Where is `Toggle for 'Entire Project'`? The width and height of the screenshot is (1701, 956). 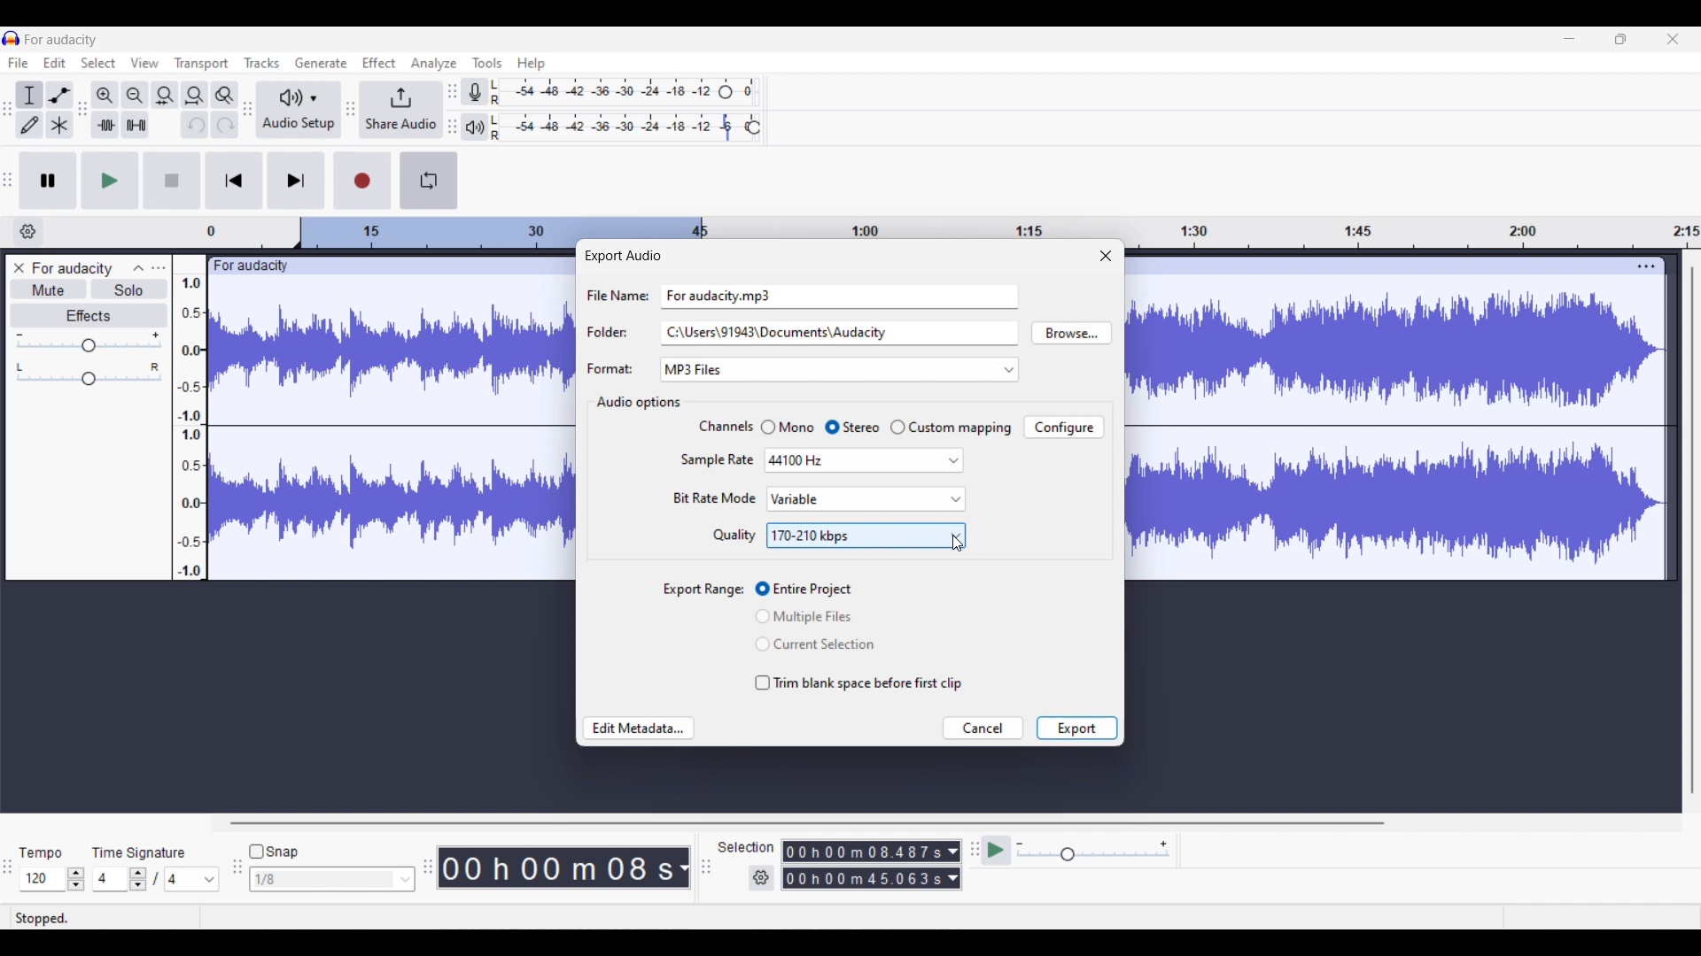 Toggle for 'Entire Project' is located at coordinates (817, 590).